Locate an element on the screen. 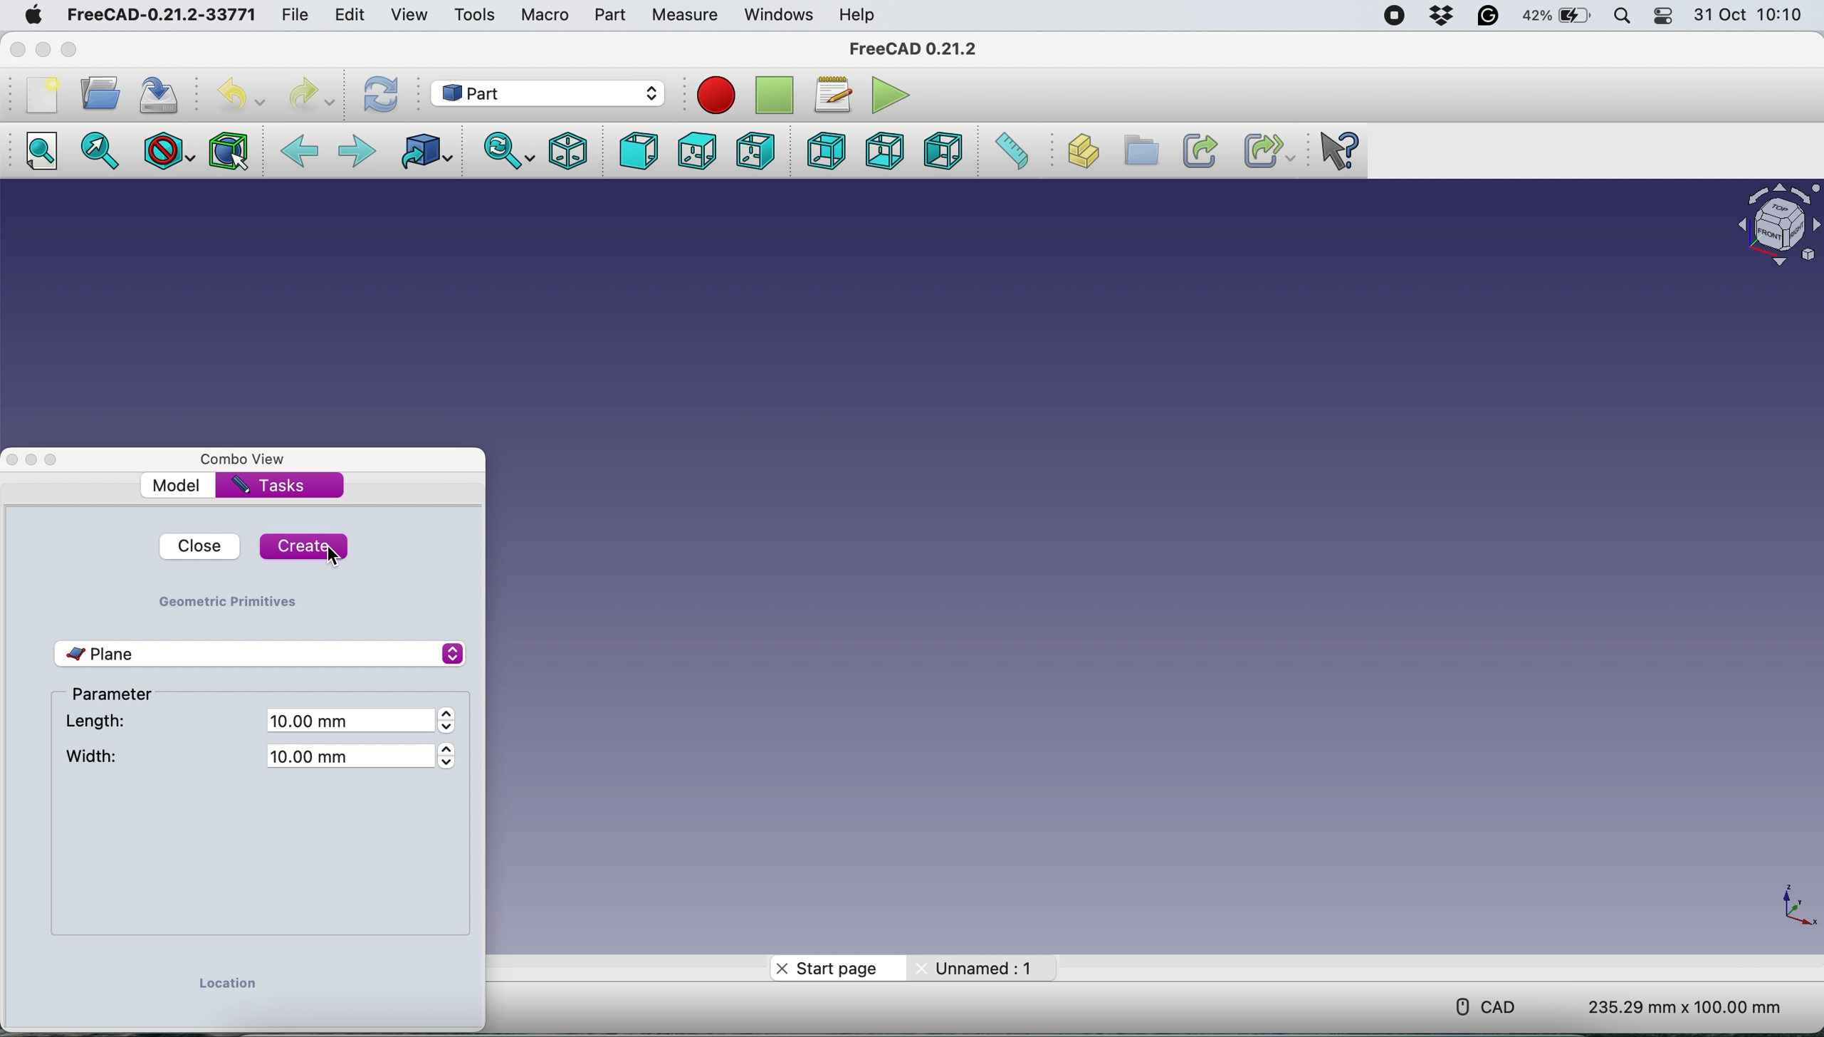 Image resolution: width=1824 pixels, height=1037 pixels. View is located at coordinates (412, 14).